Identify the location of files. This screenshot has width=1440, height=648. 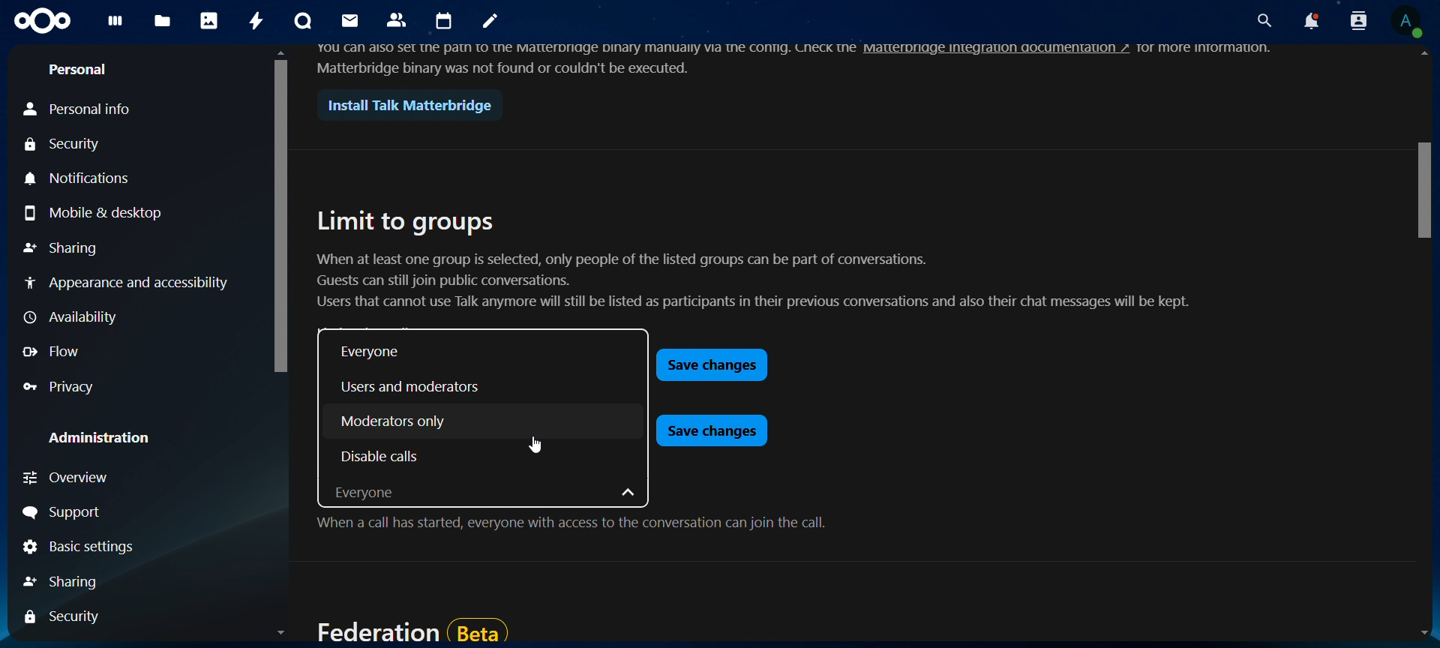
(163, 21).